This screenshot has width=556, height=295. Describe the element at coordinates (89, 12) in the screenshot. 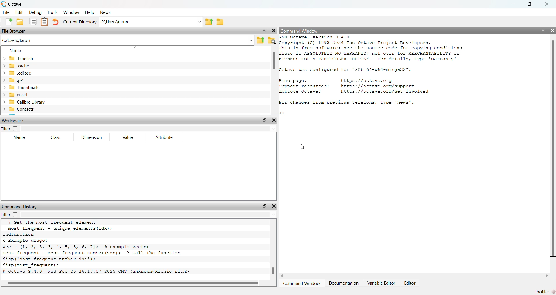

I see `Help` at that location.